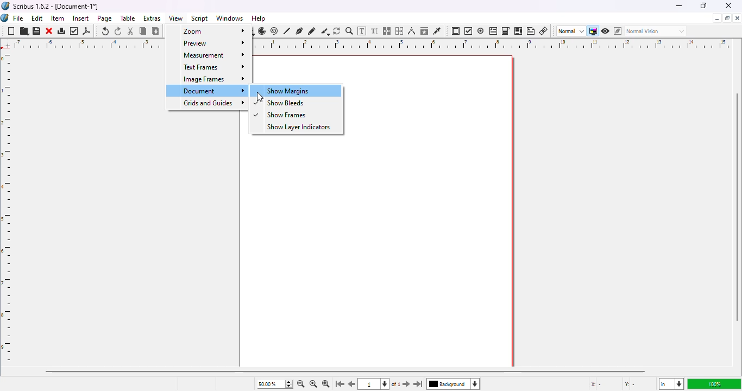  I want to click on show frames, so click(294, 116).